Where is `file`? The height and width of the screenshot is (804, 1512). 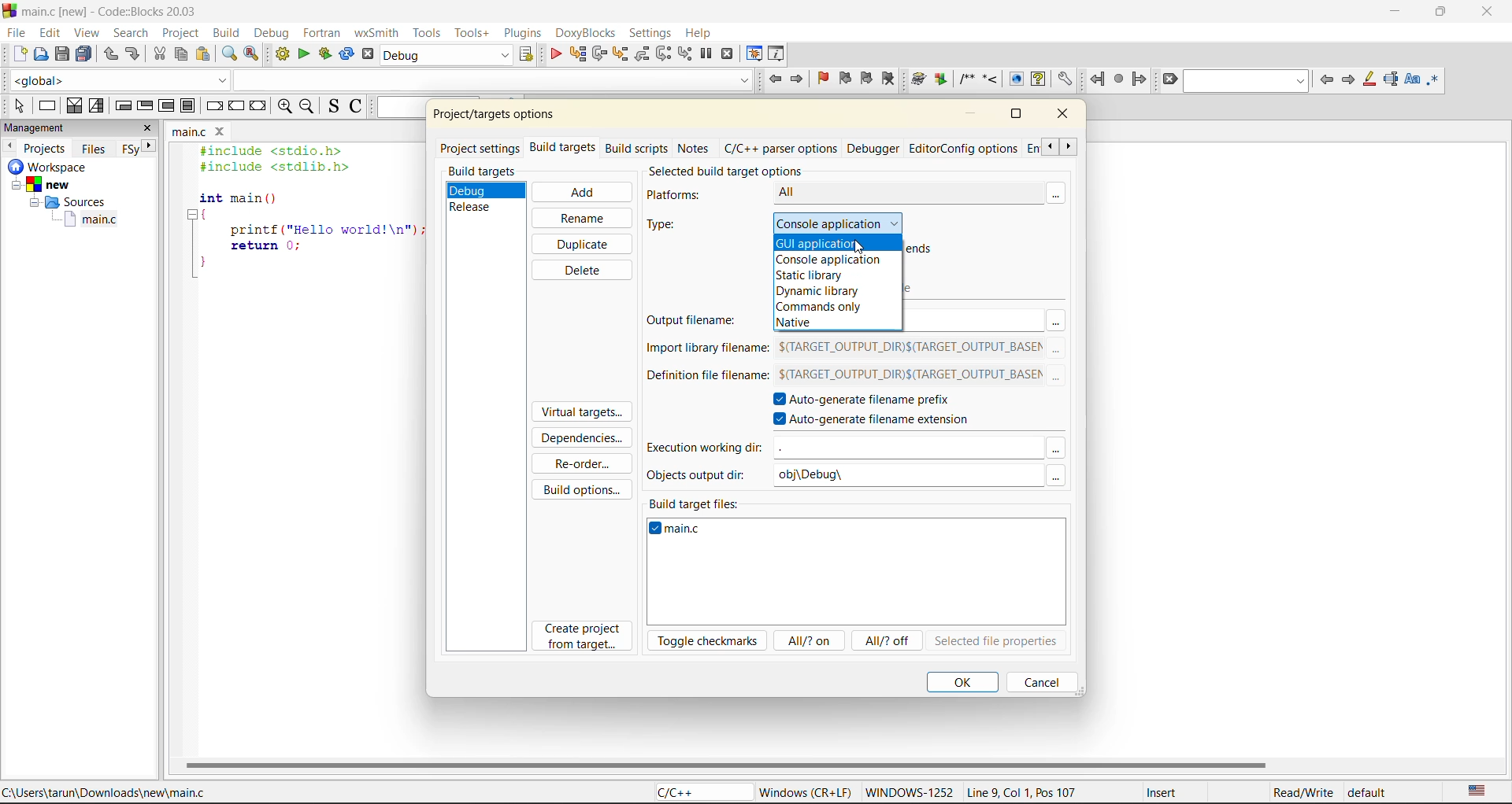
file is located at coordinates (14, 34).